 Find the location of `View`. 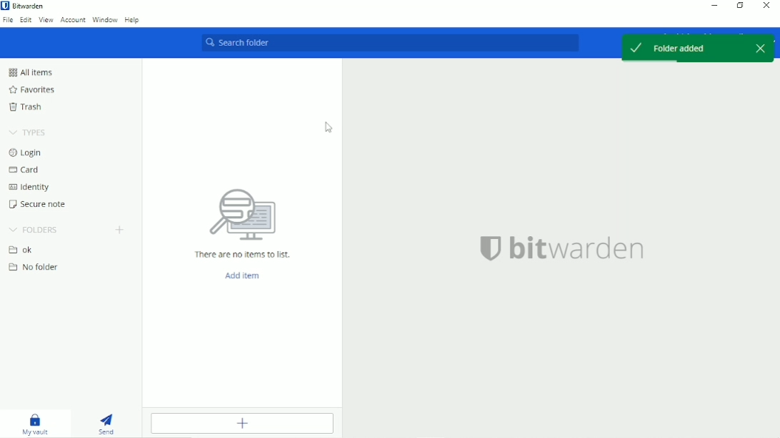

View is located at coordinates (46, 20).